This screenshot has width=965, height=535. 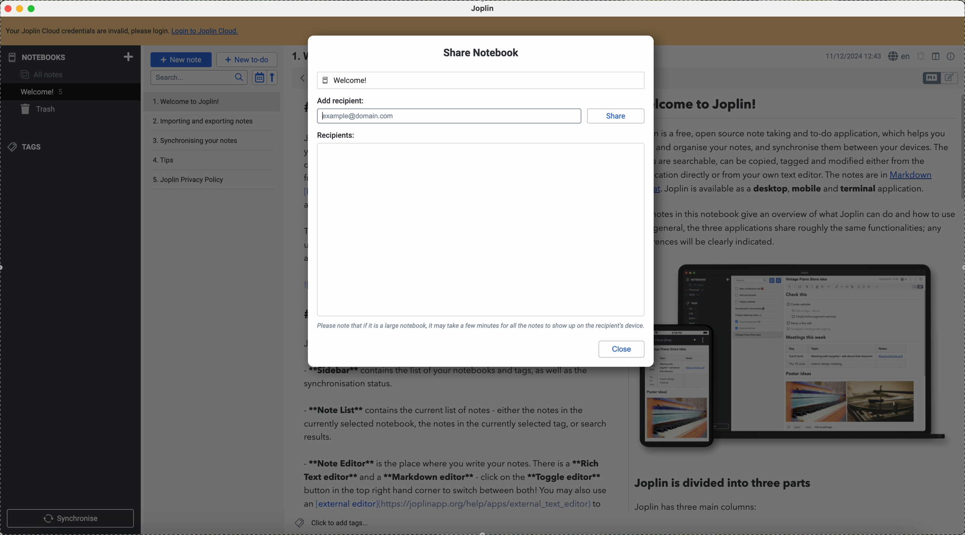 What do you see at coordinates (72, 57) in the screenshot?
I see `notebooks` at bounding box center [72, 57].